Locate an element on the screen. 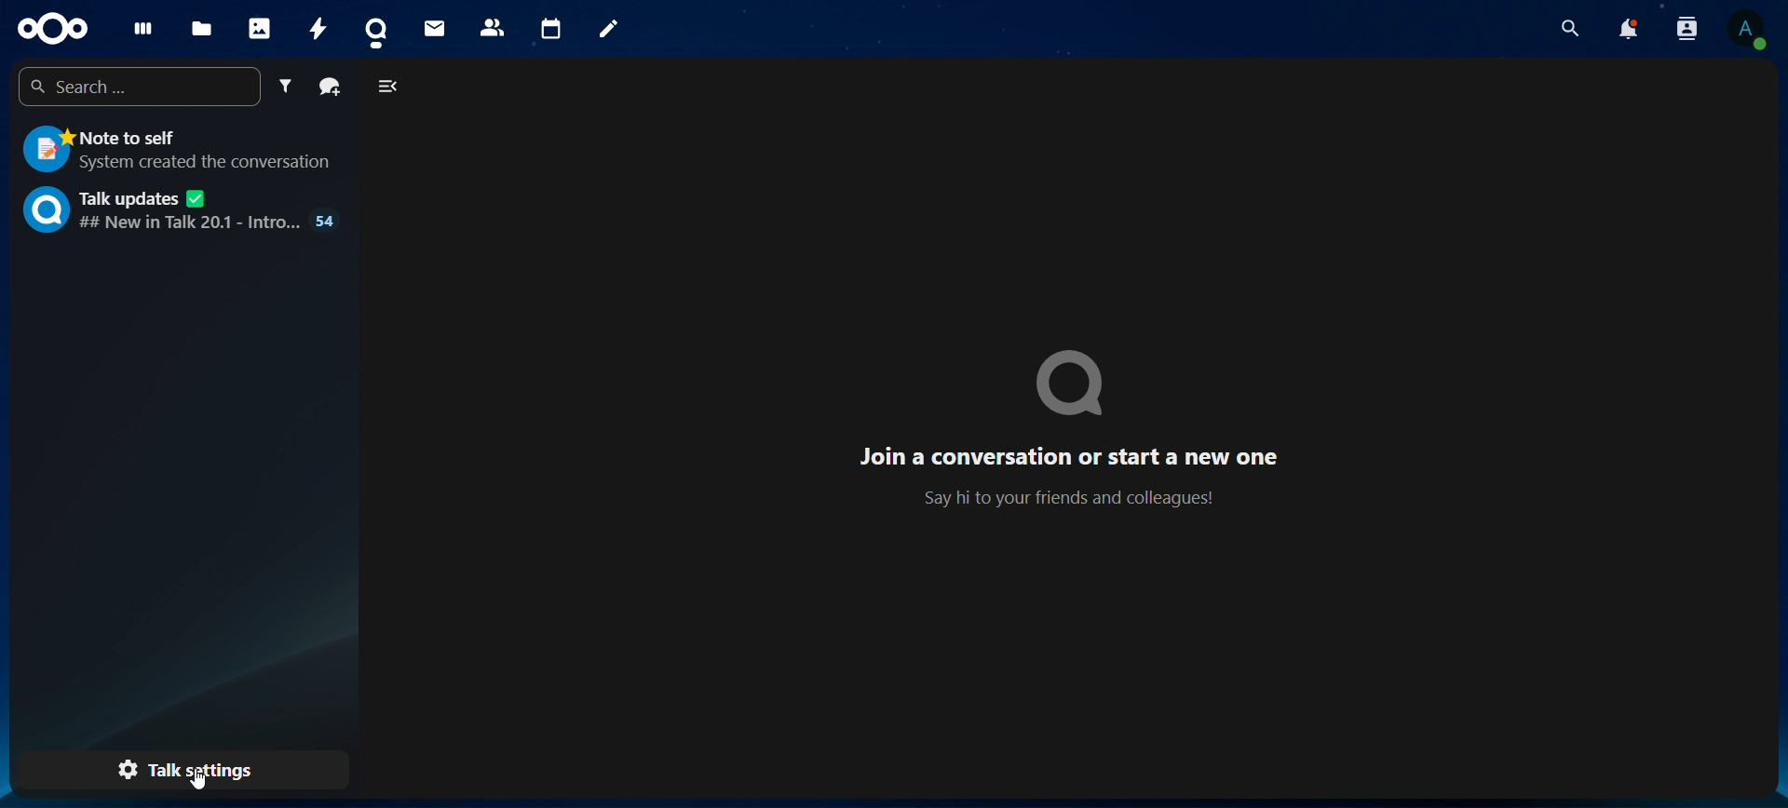  search contact is located at coordinates (1687, 29).